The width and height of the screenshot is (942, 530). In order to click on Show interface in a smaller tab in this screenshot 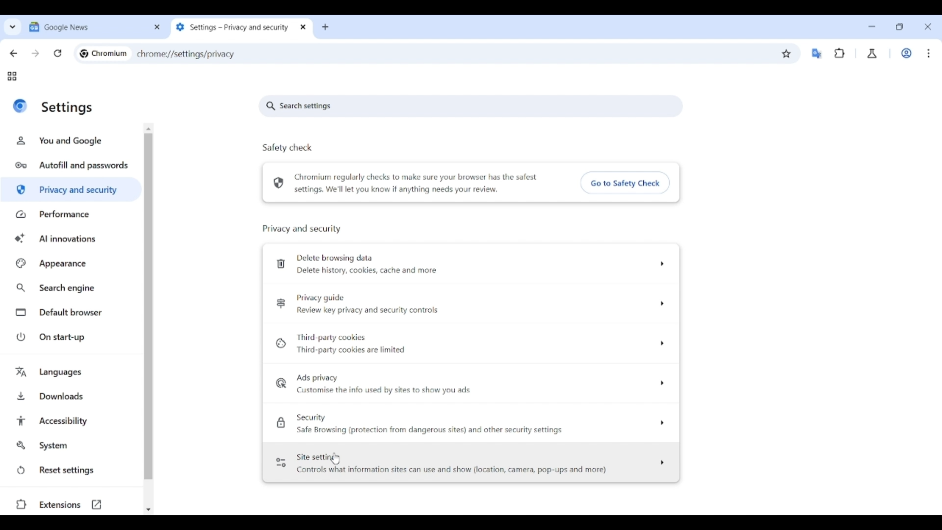, I will do `click(899, 27)`.